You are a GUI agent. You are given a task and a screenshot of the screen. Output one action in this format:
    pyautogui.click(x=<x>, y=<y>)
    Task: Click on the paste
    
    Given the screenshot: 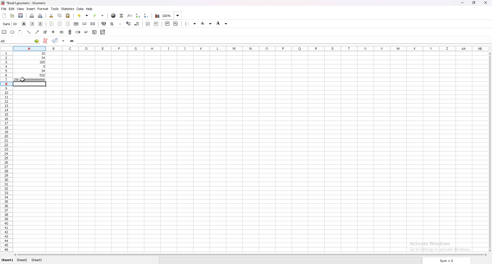 What is the action you would take?
    pyautogui.click(x=68, y=15)
    